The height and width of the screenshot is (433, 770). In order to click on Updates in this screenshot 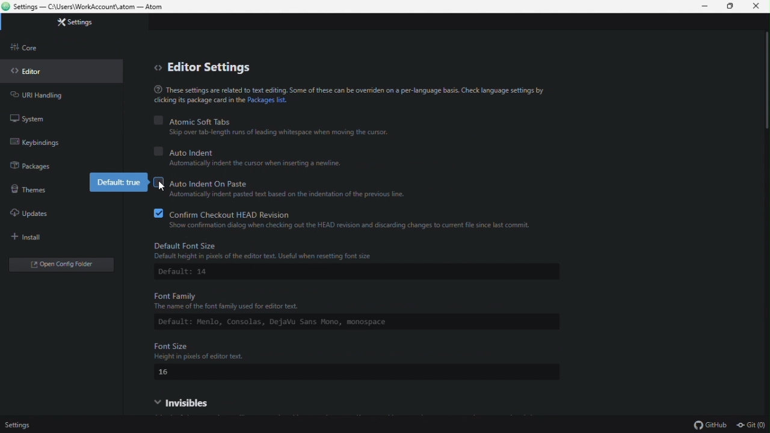, I will do `click(33, 213)`.